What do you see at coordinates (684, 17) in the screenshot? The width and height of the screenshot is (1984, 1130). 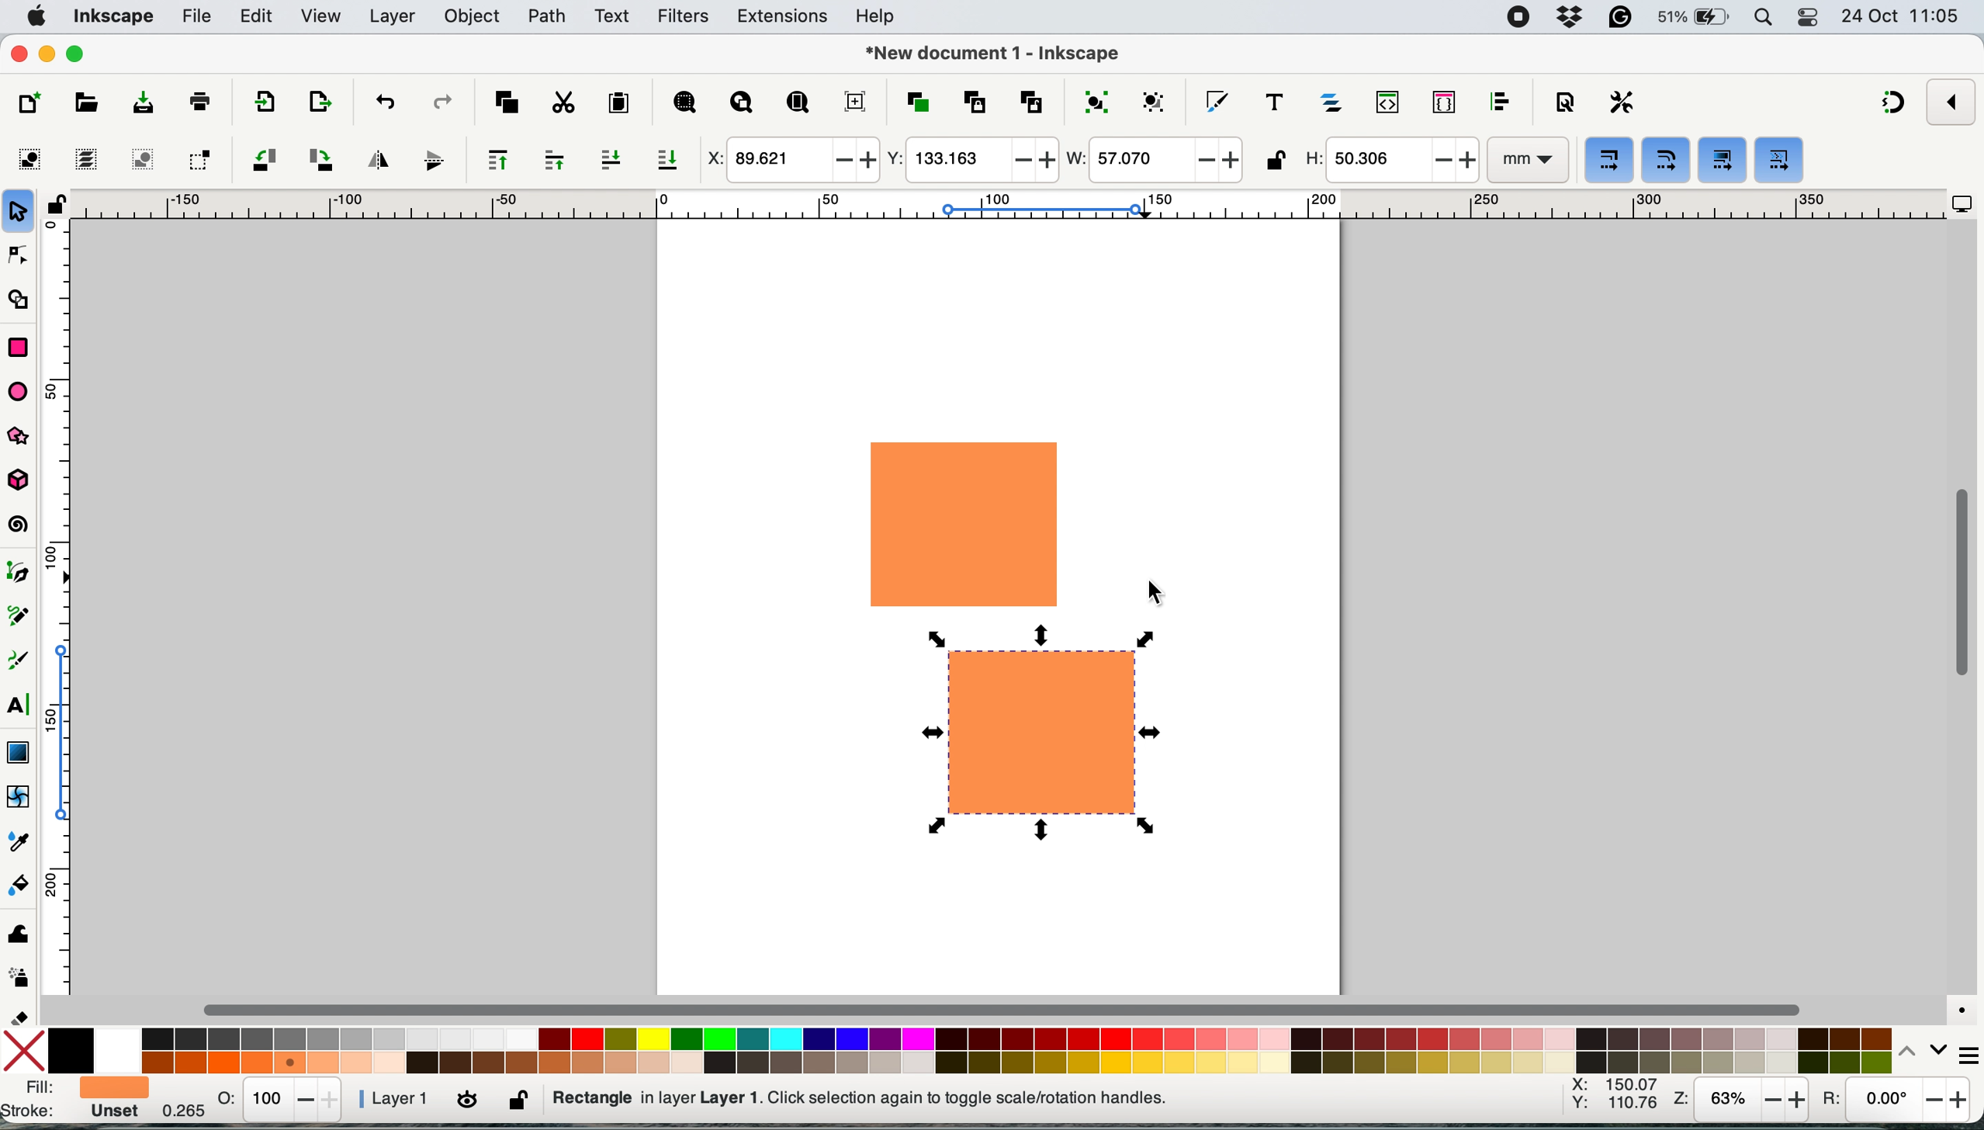 I see `filters` at bounding box center [684, 17].